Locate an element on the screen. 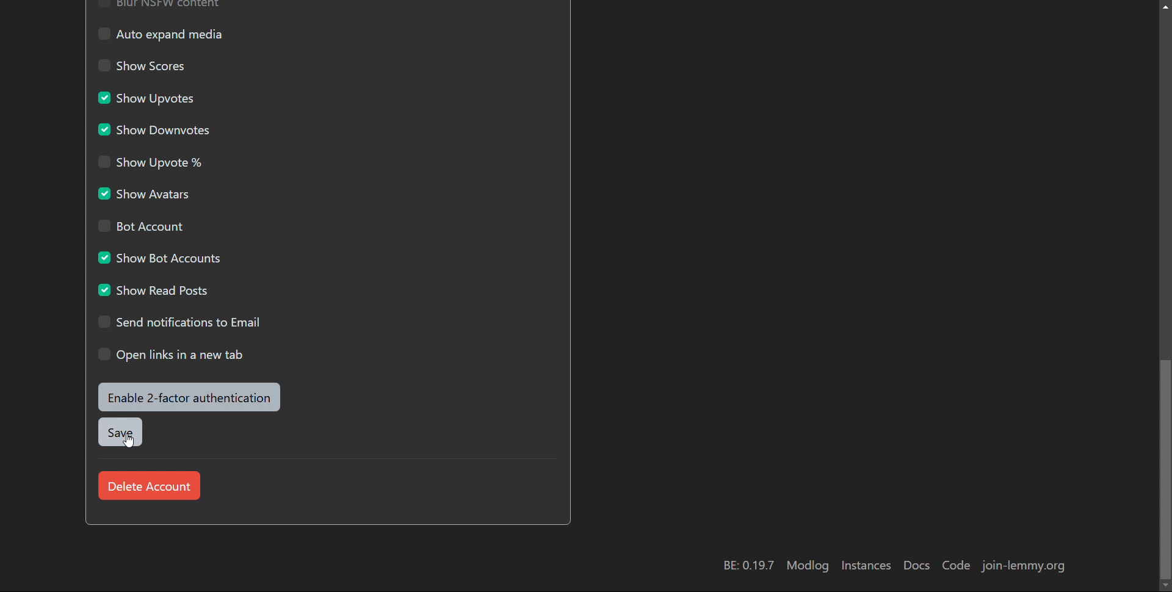 The width and height of the screenshot is (1172, 592). version is located at coordinates (749, 565).